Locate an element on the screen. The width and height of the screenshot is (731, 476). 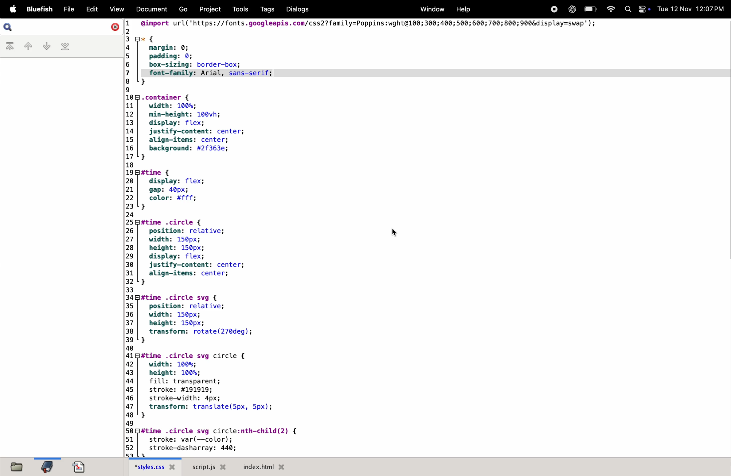
dialogs is located at coordinates (296, 9).